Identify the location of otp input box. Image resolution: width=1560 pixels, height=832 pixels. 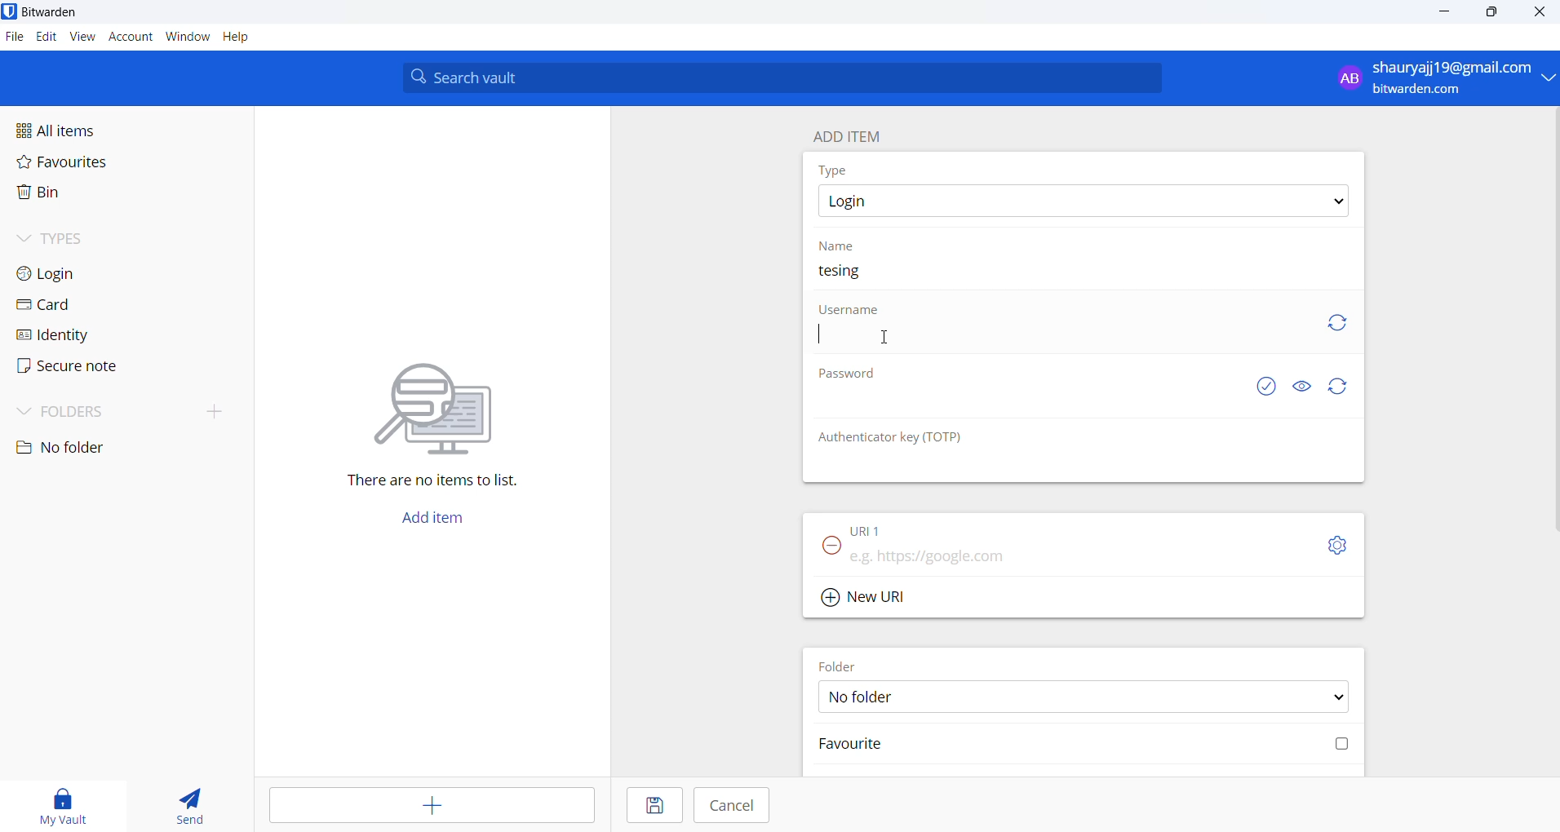
(1078, 467).